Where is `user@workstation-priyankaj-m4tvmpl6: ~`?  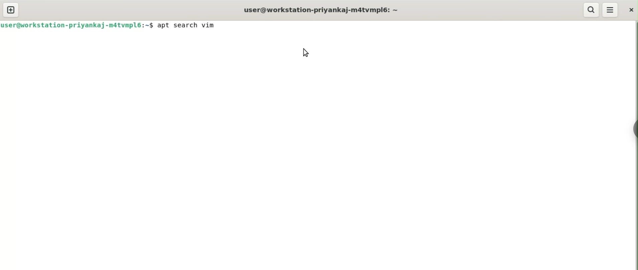
user@workstation-priyankaj-m4tvmpl6: ~ is located at coordinates (321, 10).